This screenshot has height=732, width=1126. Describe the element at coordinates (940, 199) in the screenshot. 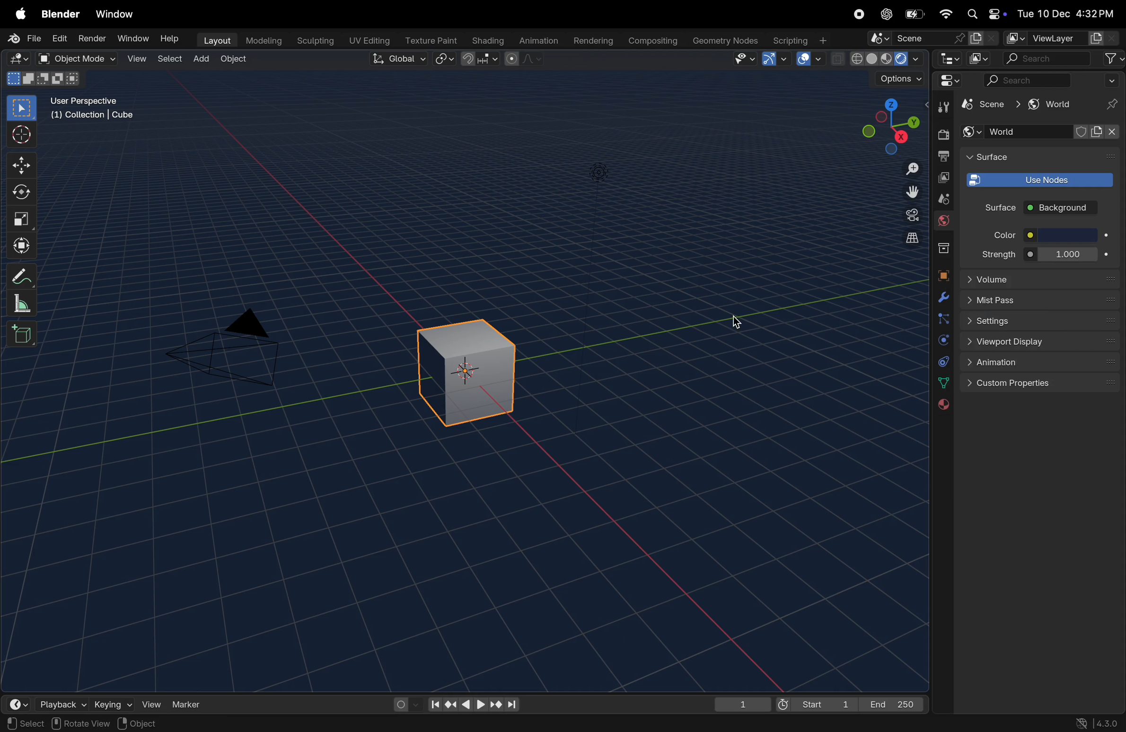

I see `scene` at that location.